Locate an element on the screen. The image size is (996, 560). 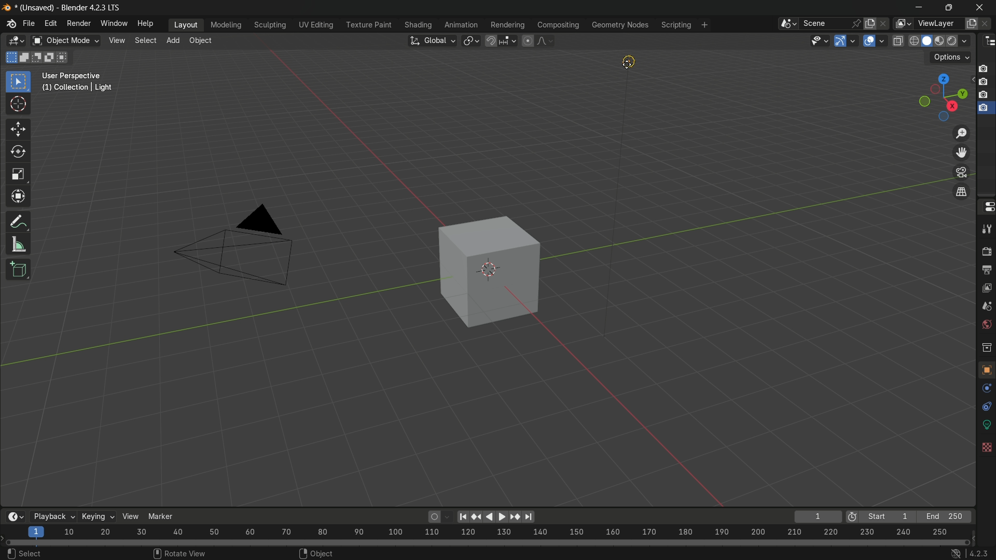
rendered is located at coordinates (960, 40).